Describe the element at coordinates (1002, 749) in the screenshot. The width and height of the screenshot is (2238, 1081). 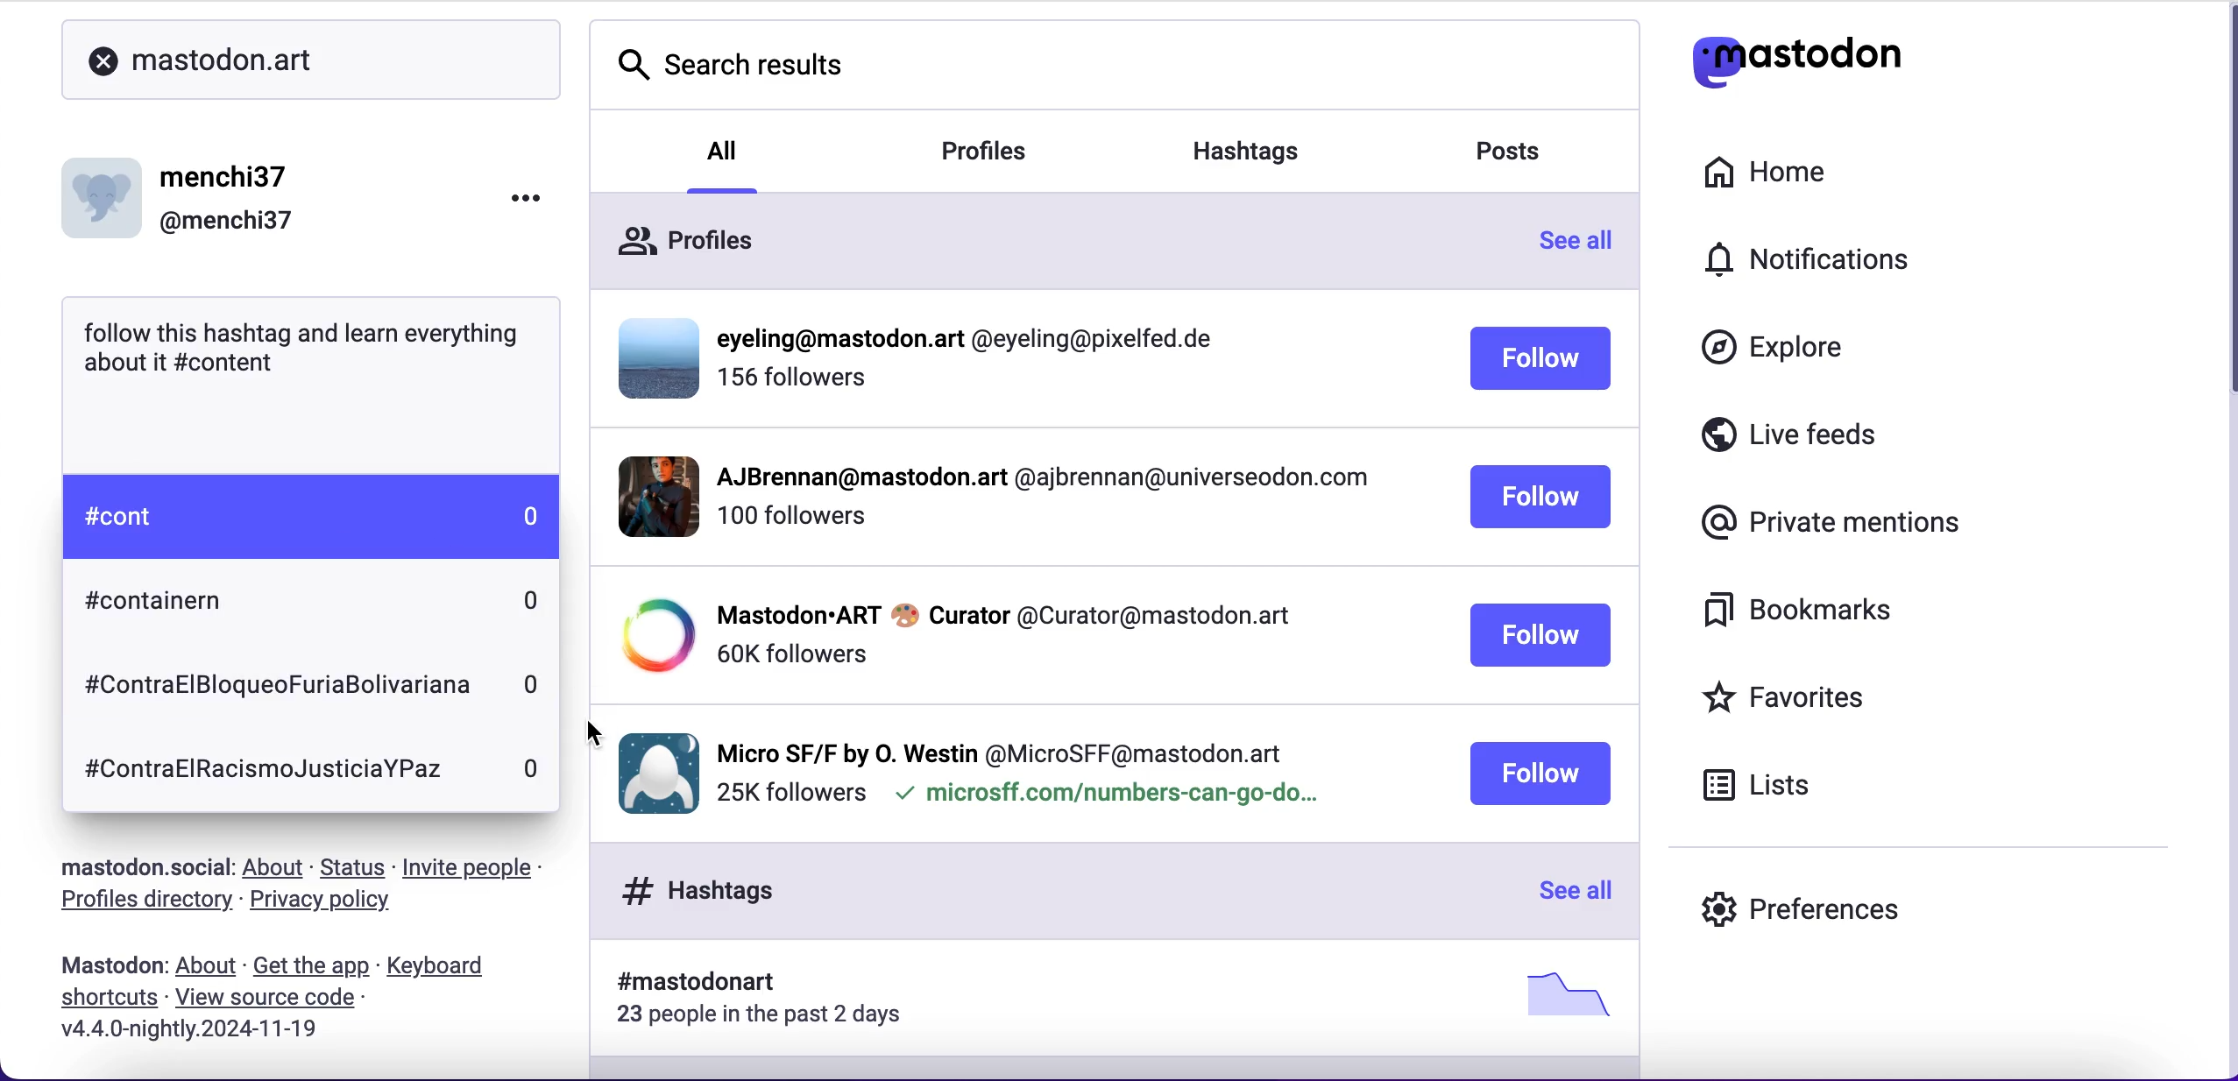
I see `profile` at that location.